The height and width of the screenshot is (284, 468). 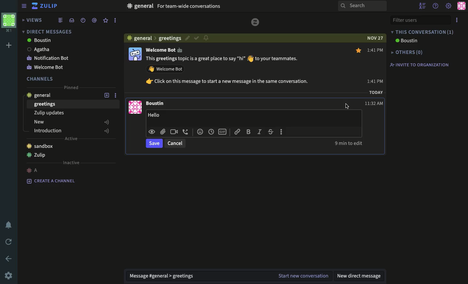 I want to click on new direct message, so click(x=361, y=276).